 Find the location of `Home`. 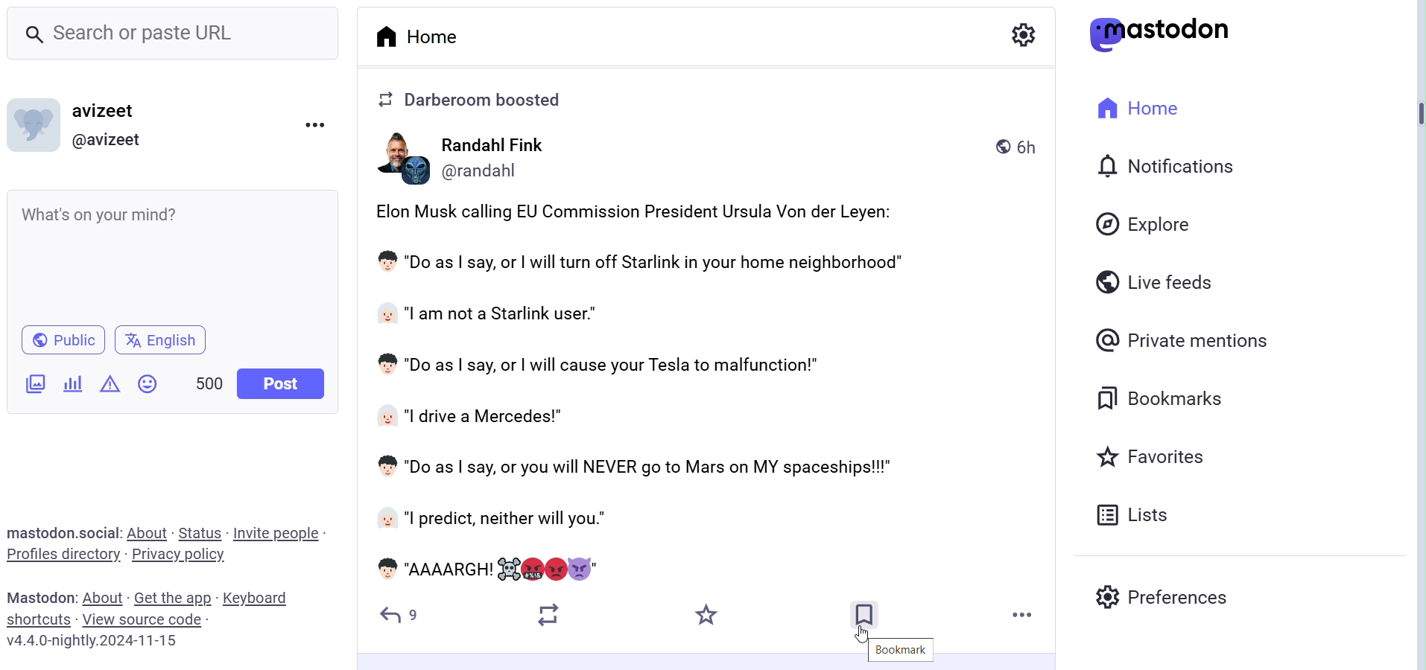

Home is located at coordinates (424, 34).